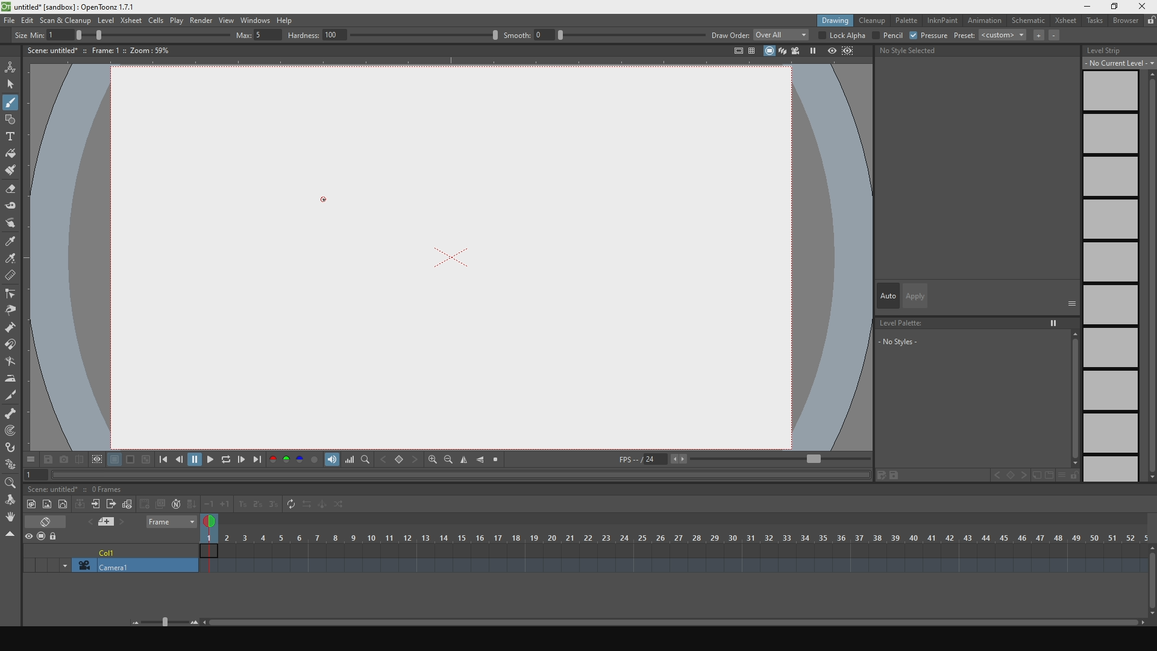 This screenshot has height=651, width=1157. I want to click on maximize, so click(1115, 7).